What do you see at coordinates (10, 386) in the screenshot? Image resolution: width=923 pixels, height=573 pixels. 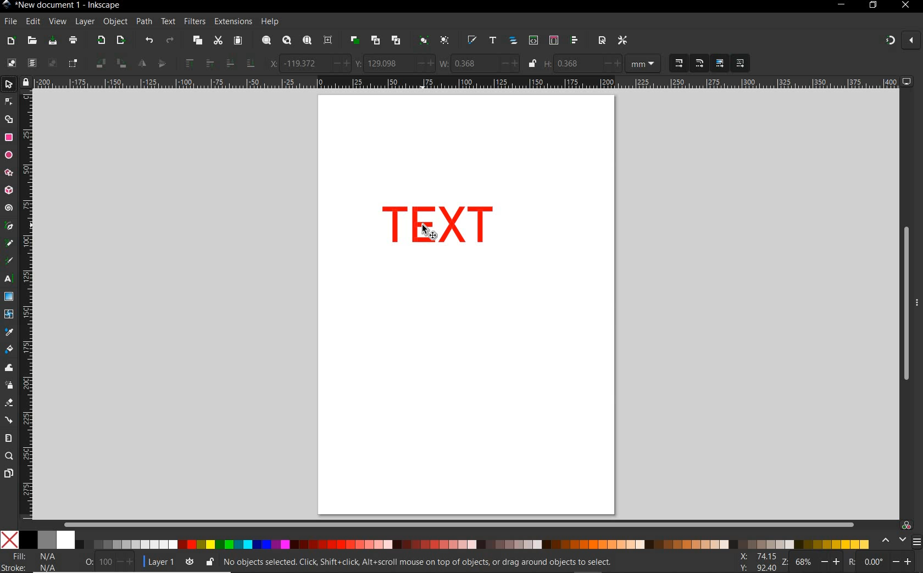 I see `SPRAY TOOL` at bounding box center [10, 386].